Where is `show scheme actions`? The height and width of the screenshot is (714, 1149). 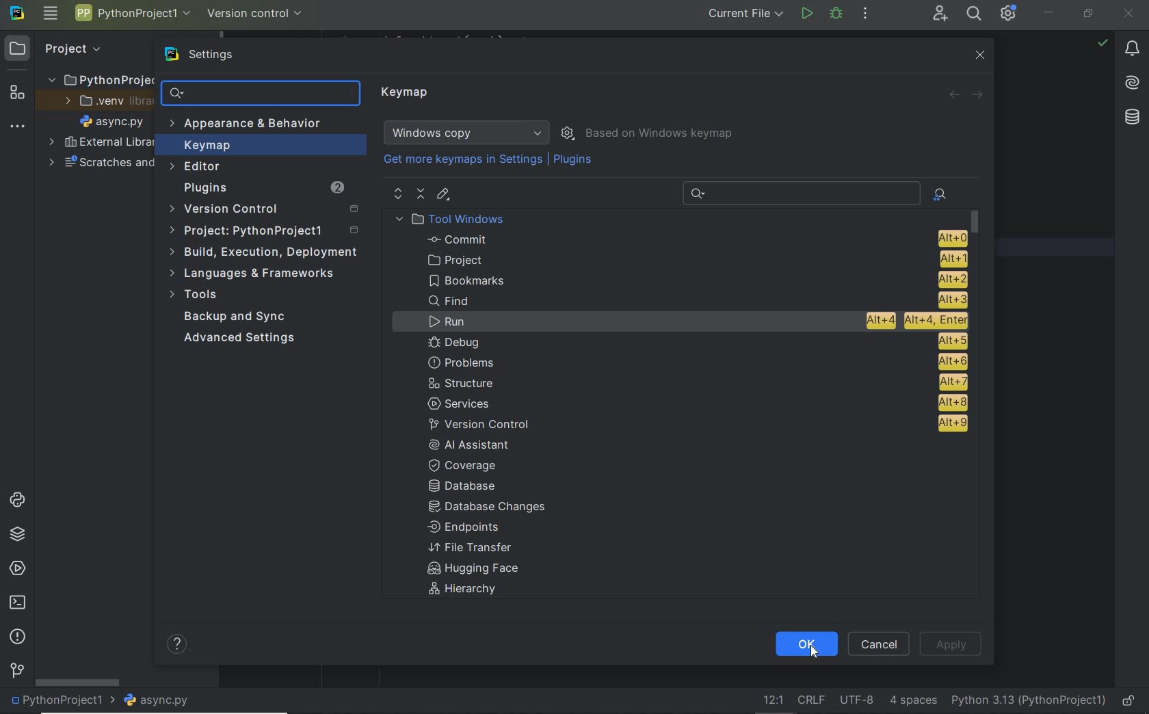
show scheme actions is located at coordinates (568, 133).